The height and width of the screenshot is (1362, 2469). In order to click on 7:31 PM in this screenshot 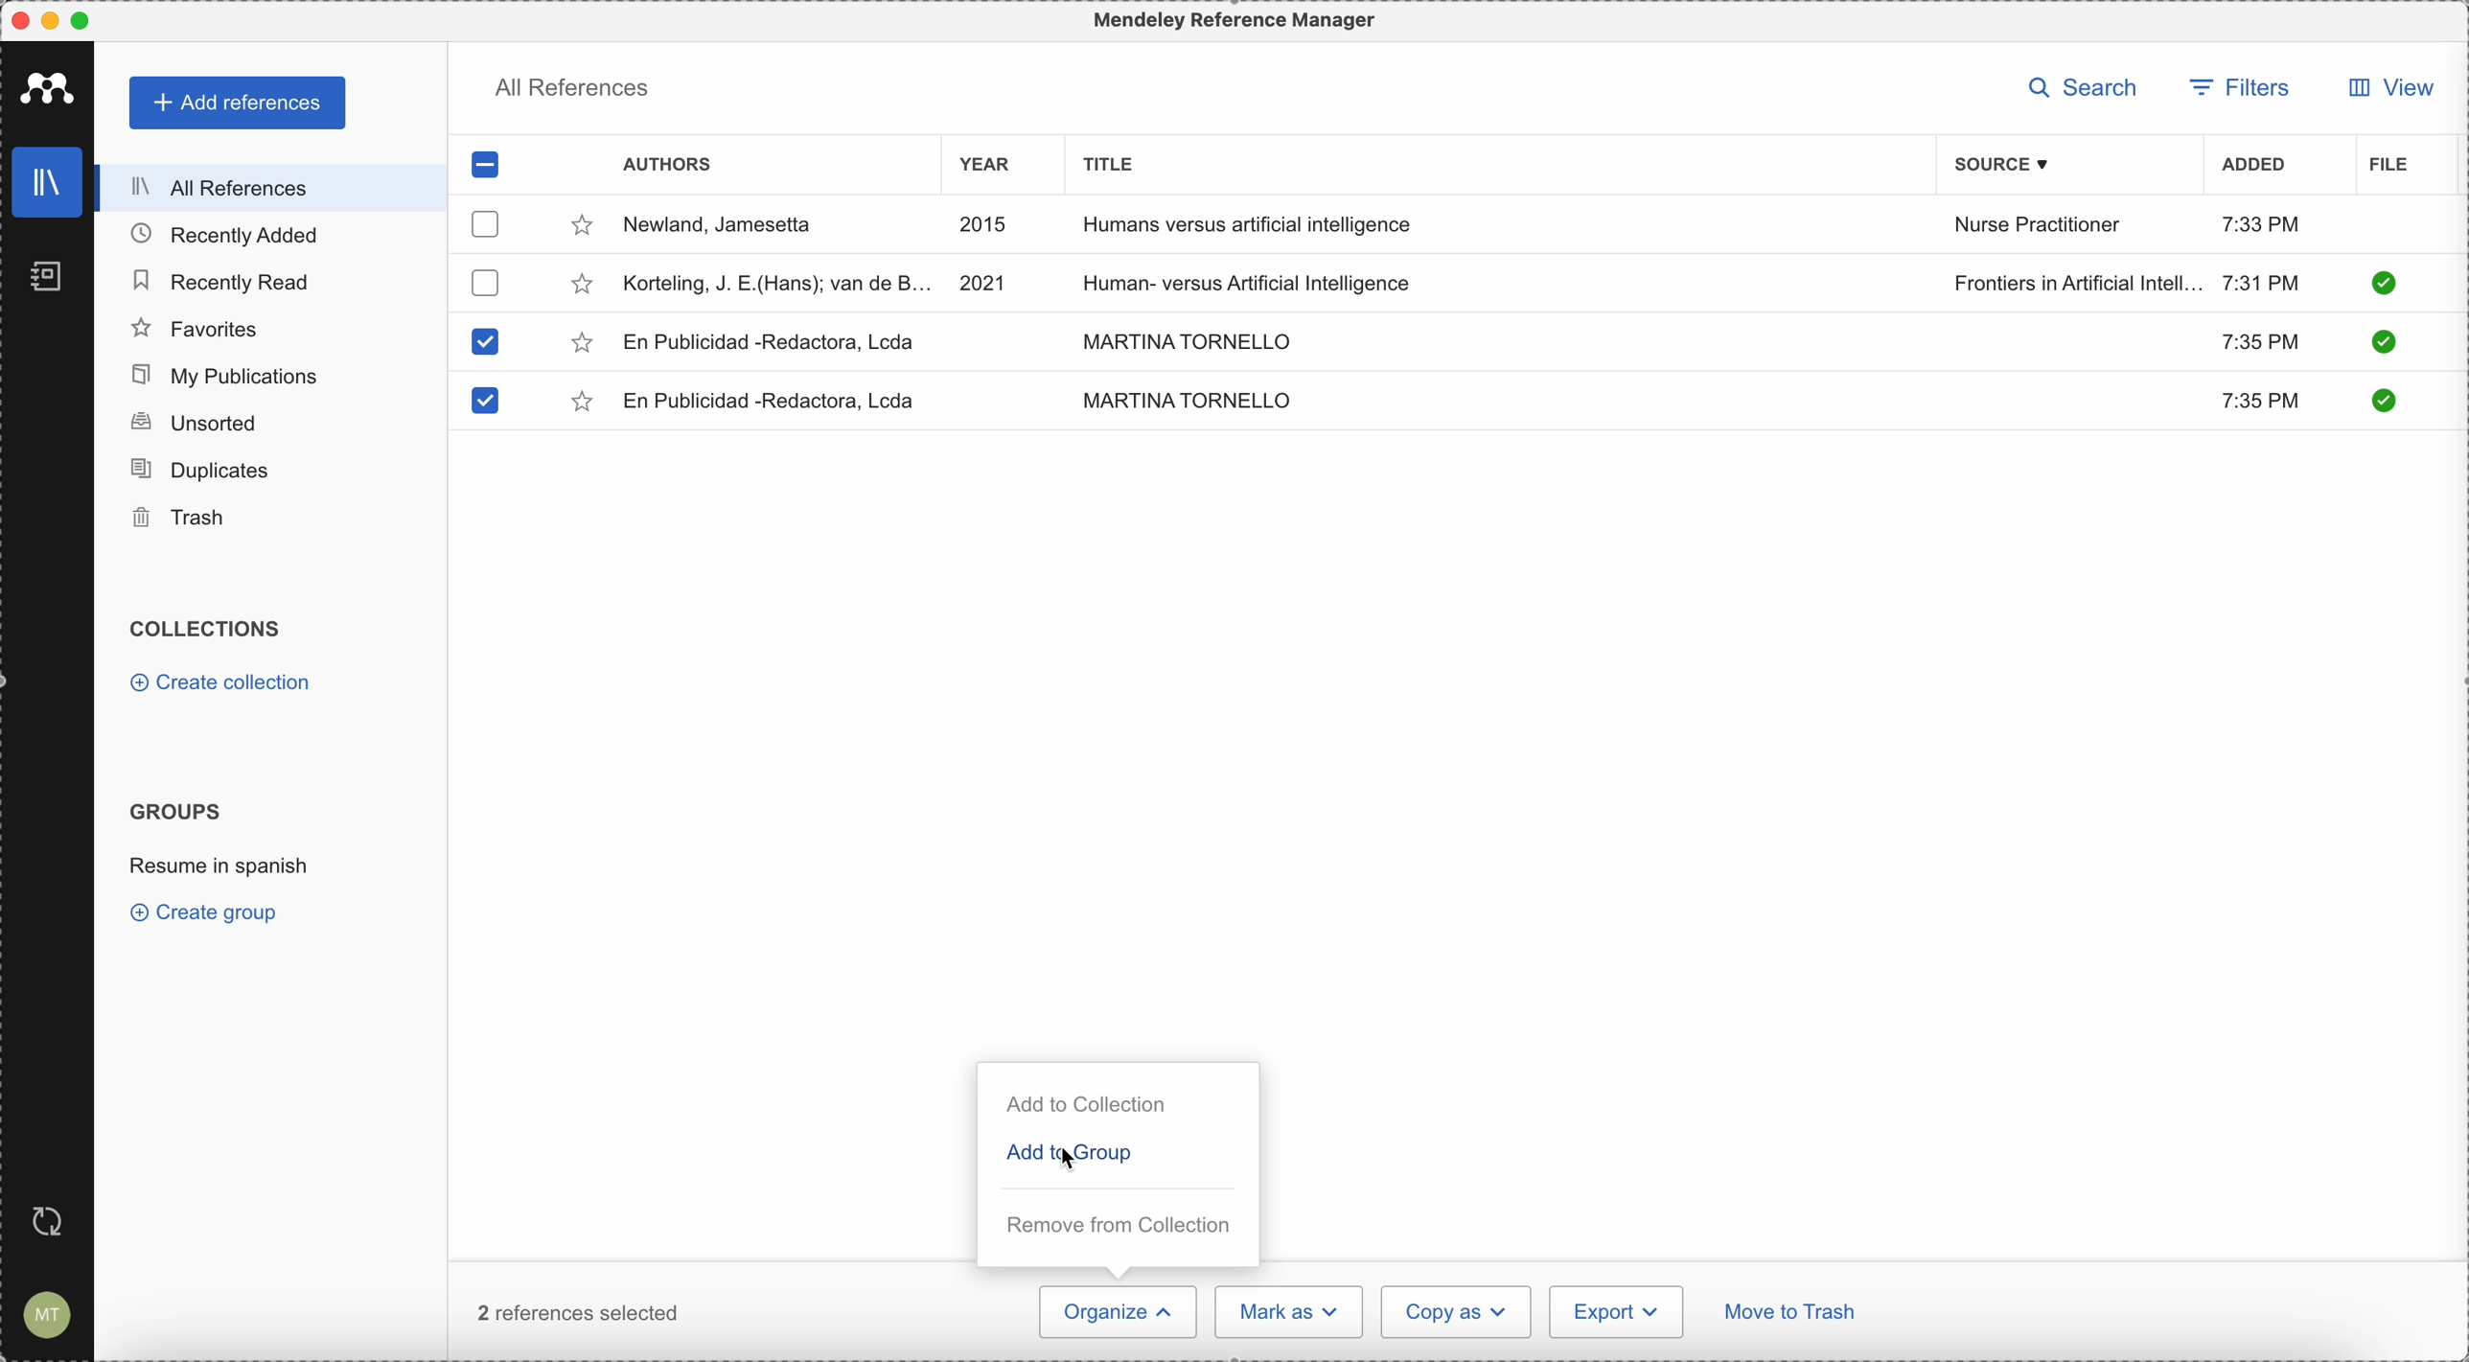, I will do `click(2261, 281)`.